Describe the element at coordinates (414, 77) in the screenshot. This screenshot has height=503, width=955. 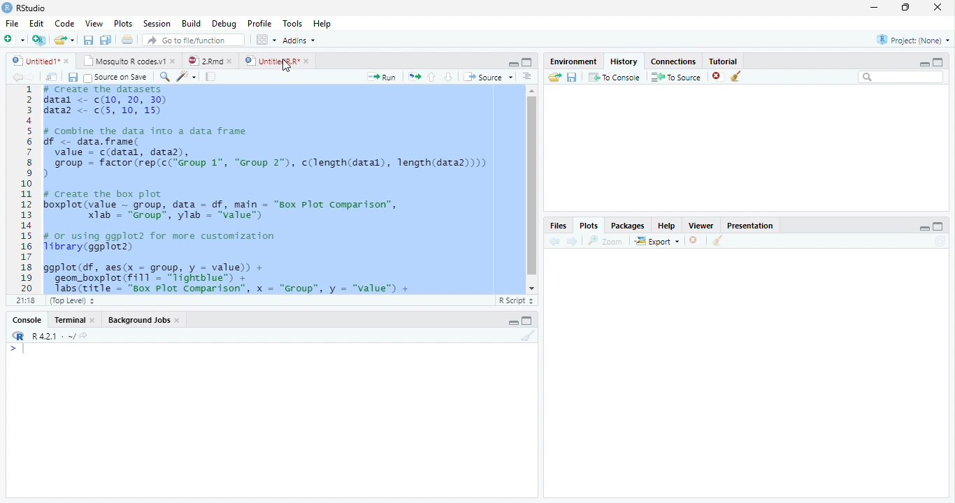
I see `Re-run the previous code region` at that location.